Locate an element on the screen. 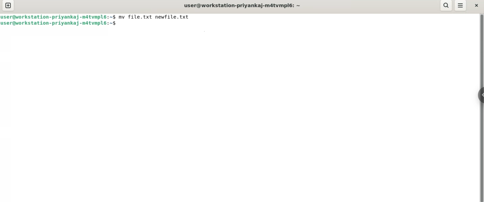 Image resolution: width=484 pixels, height=202 pixels. user@workstation-priyankaj-matvmpl6:~ is located at coordinates (241, 5).